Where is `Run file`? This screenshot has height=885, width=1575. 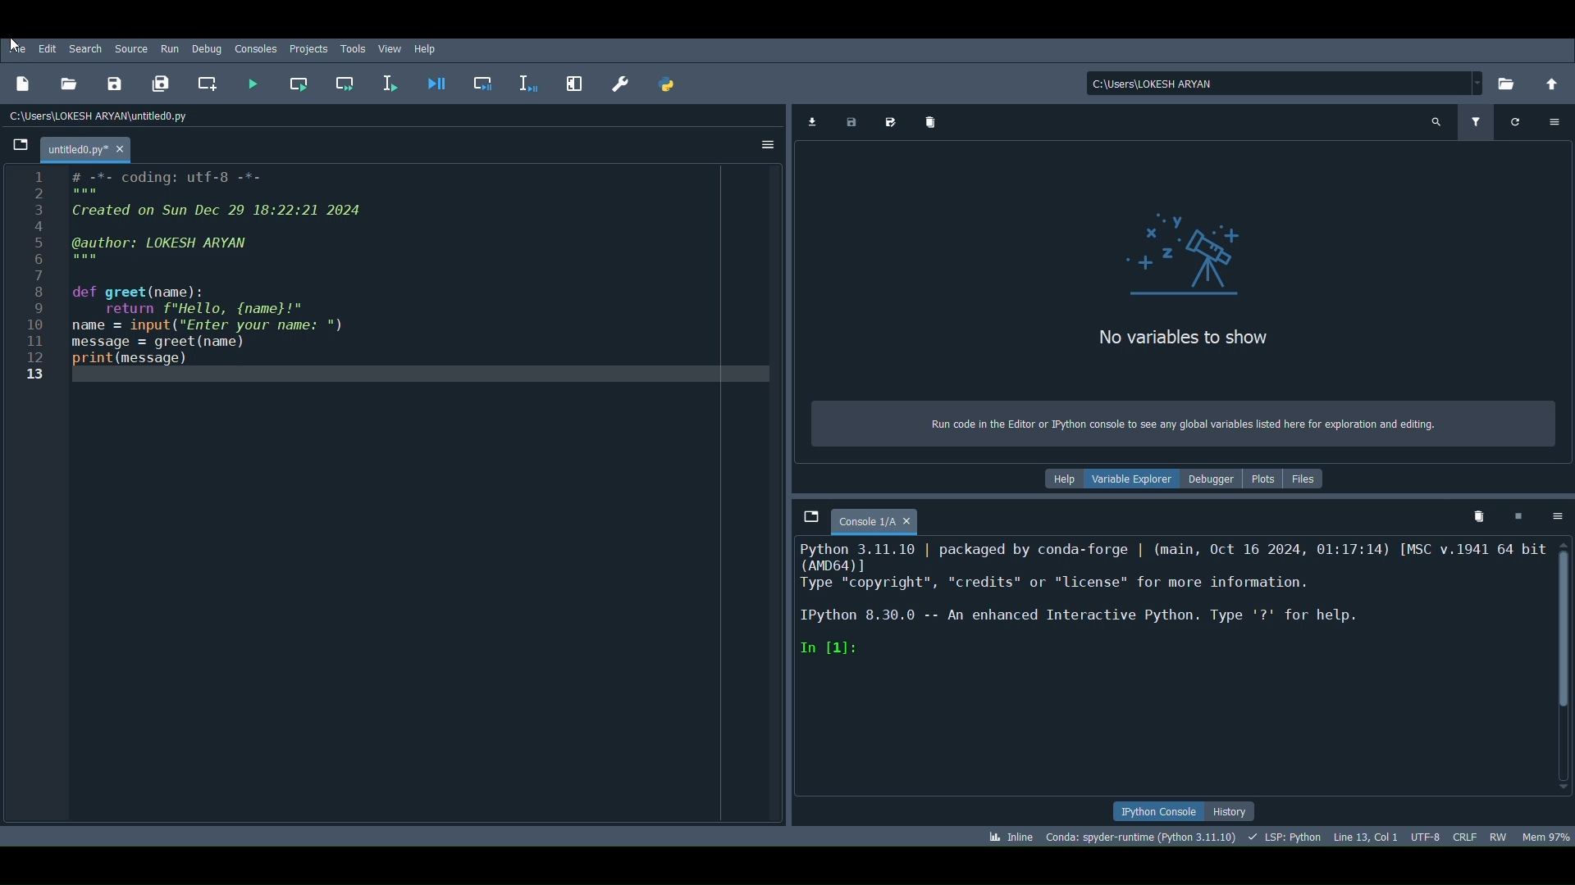 Run file is located at coordinates (253, 82).